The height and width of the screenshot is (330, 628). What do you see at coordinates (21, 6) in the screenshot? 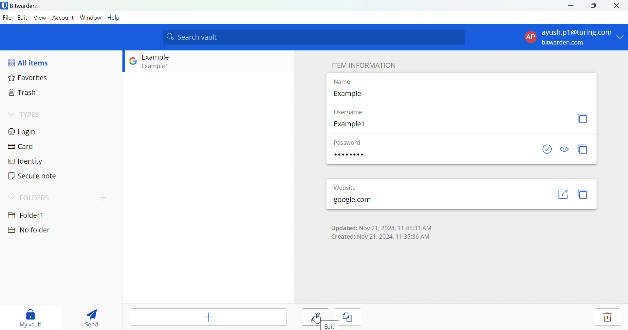
I see `Bitwarden` at bounding box center [21, 6].